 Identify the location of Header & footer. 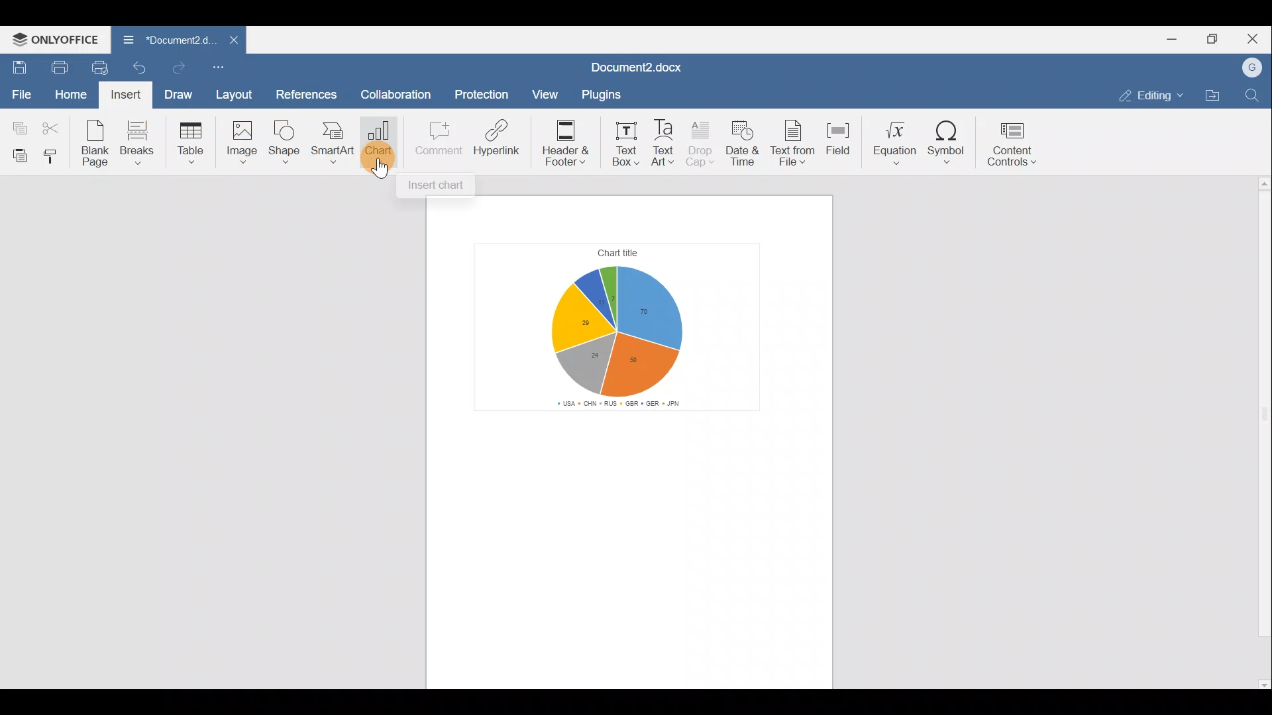
(564, 140).